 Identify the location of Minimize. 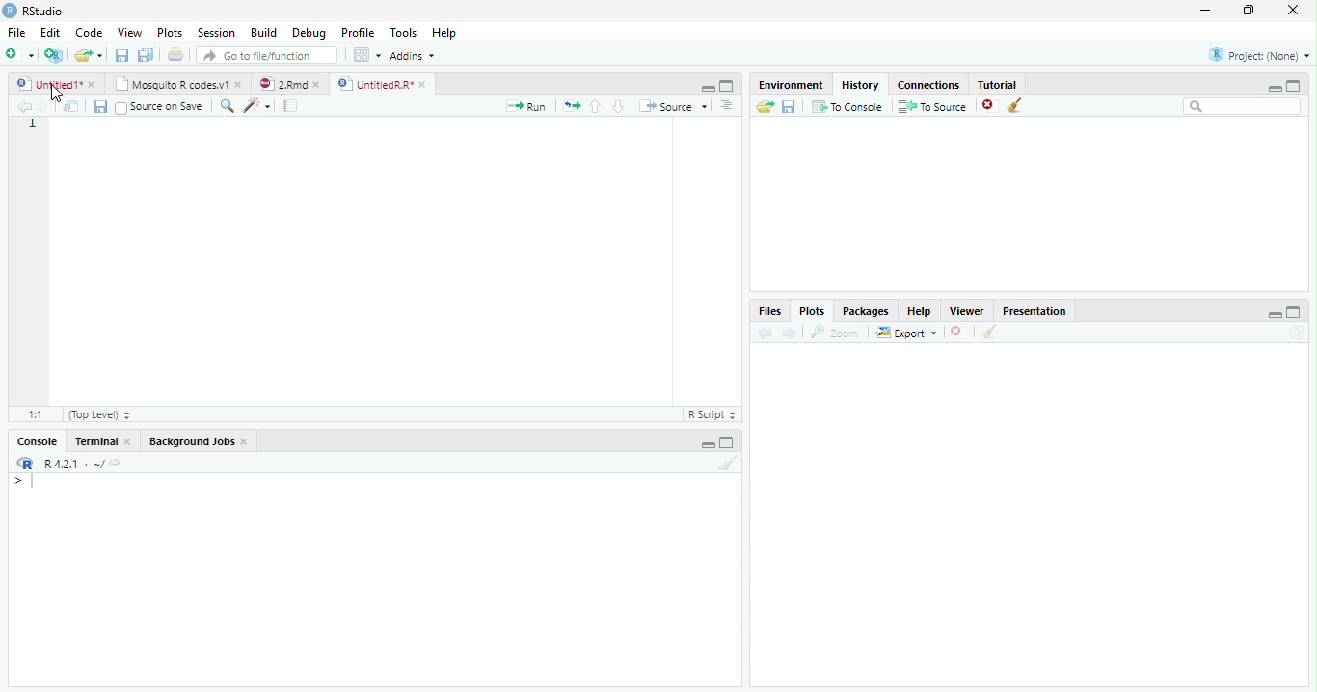
(705, 87).